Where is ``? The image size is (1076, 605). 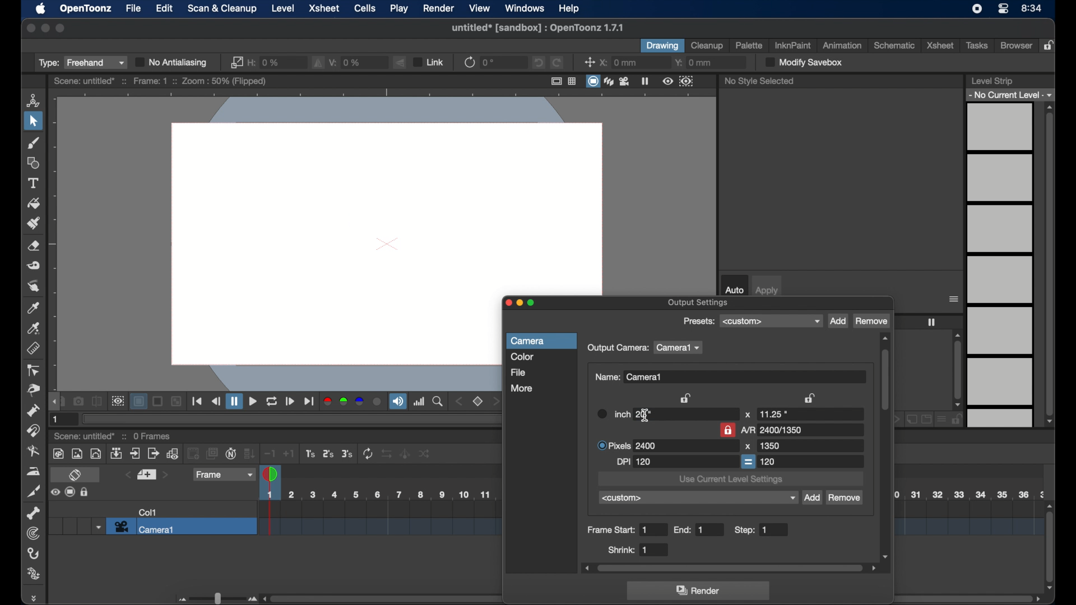  is located at coordinates (117, 454).